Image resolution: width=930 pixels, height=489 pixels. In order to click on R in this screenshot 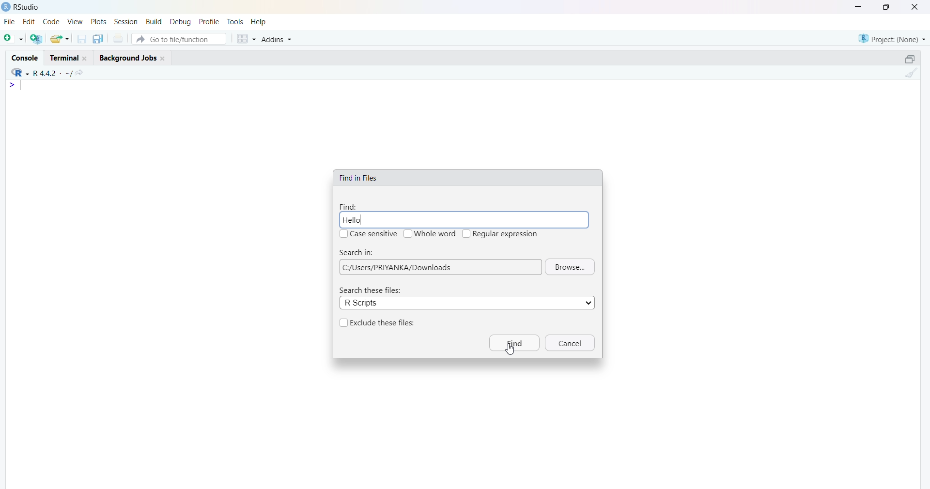, I will do `click(20, 73)`.